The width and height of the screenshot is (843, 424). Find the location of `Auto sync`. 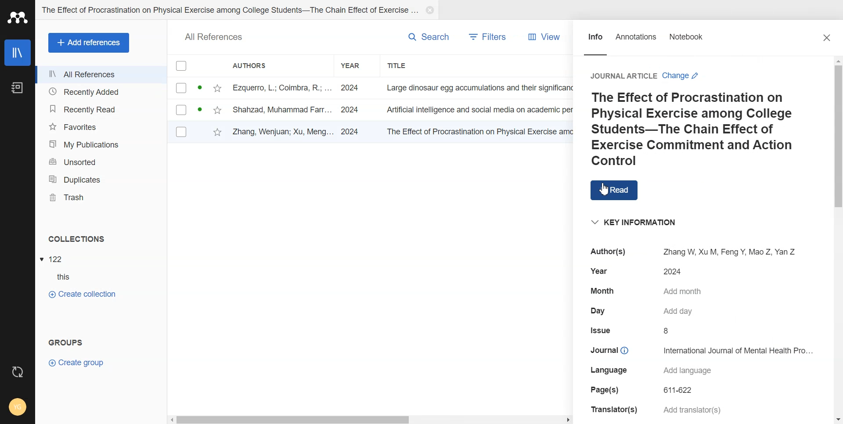

Auto sync is located at coordinates (18, 373).